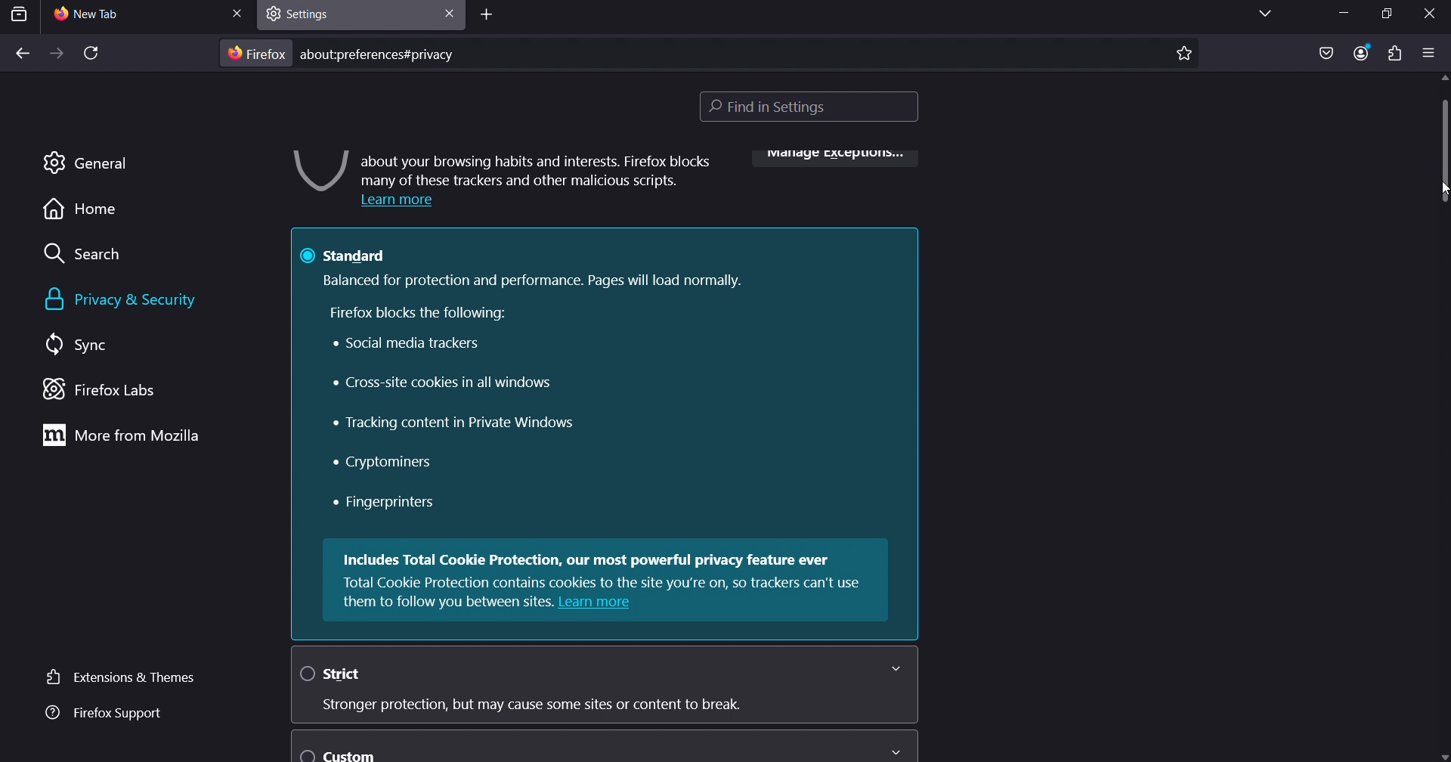 The image size is (1451, 762). Describe the element at coordinates (258, 52) in the screenshot. I see `firefox` at that location.